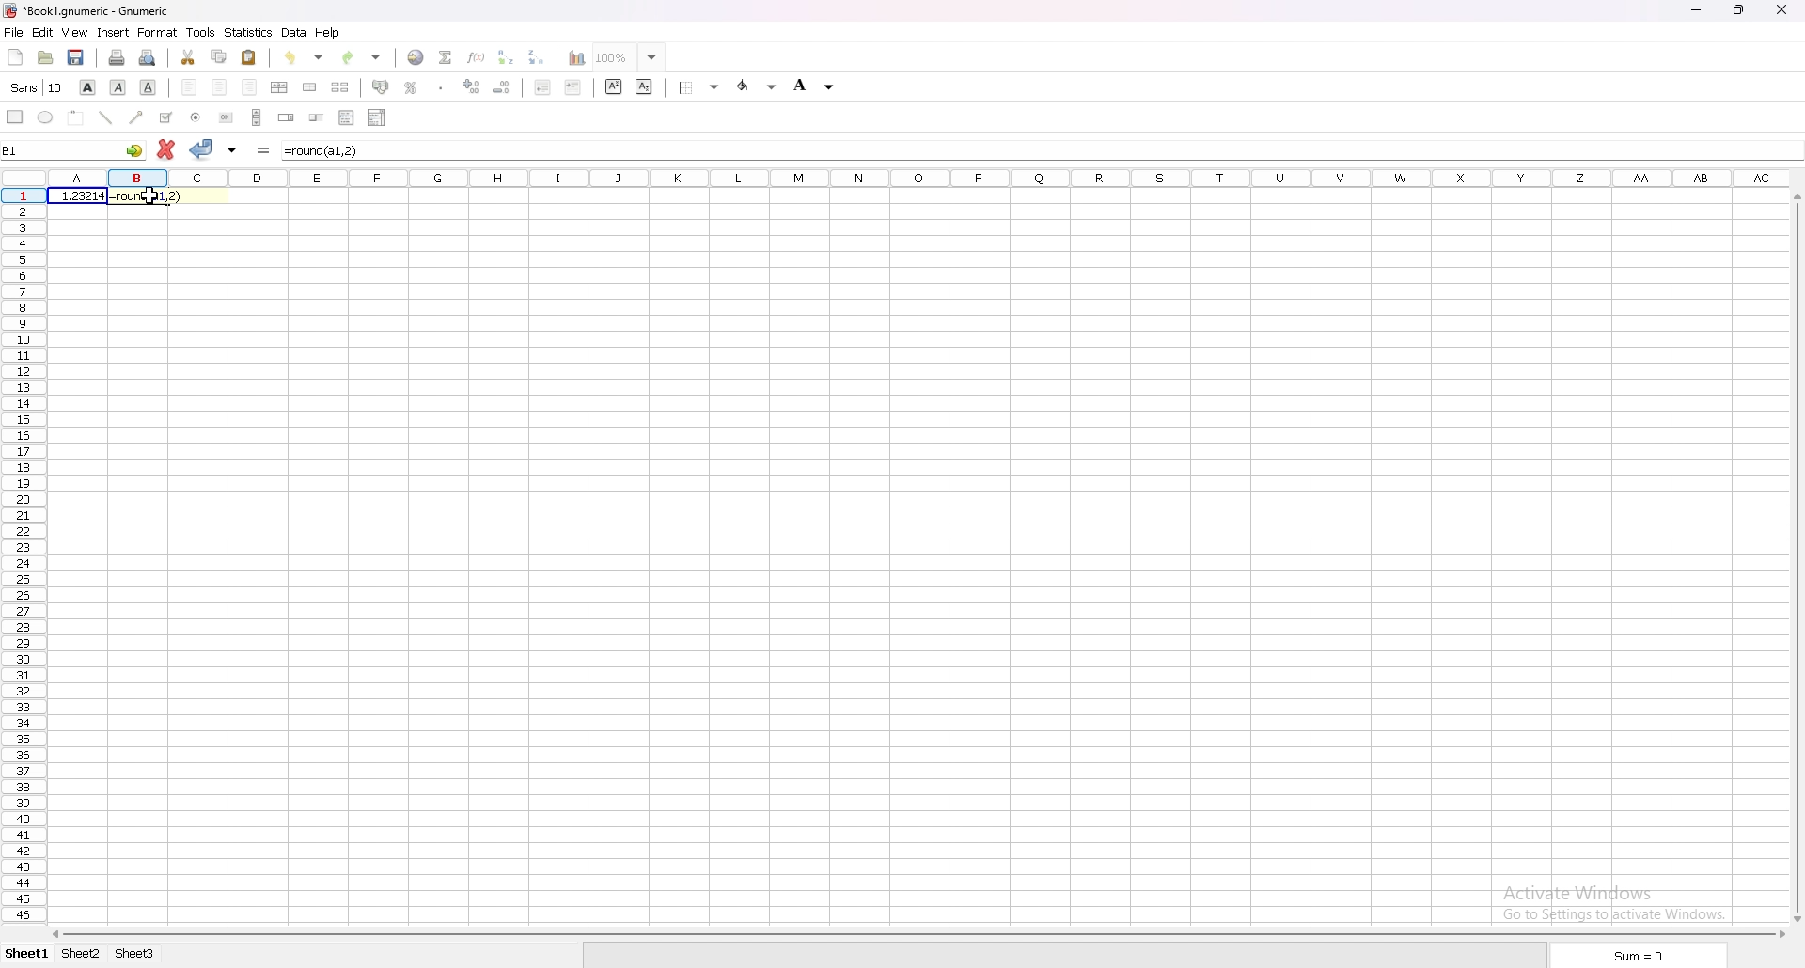  I want to click on sheet 3, so click(135, 954).